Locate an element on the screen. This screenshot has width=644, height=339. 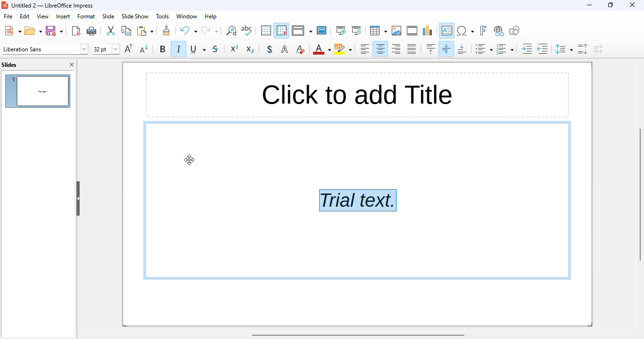
display views is located at coordinates (301, 31).